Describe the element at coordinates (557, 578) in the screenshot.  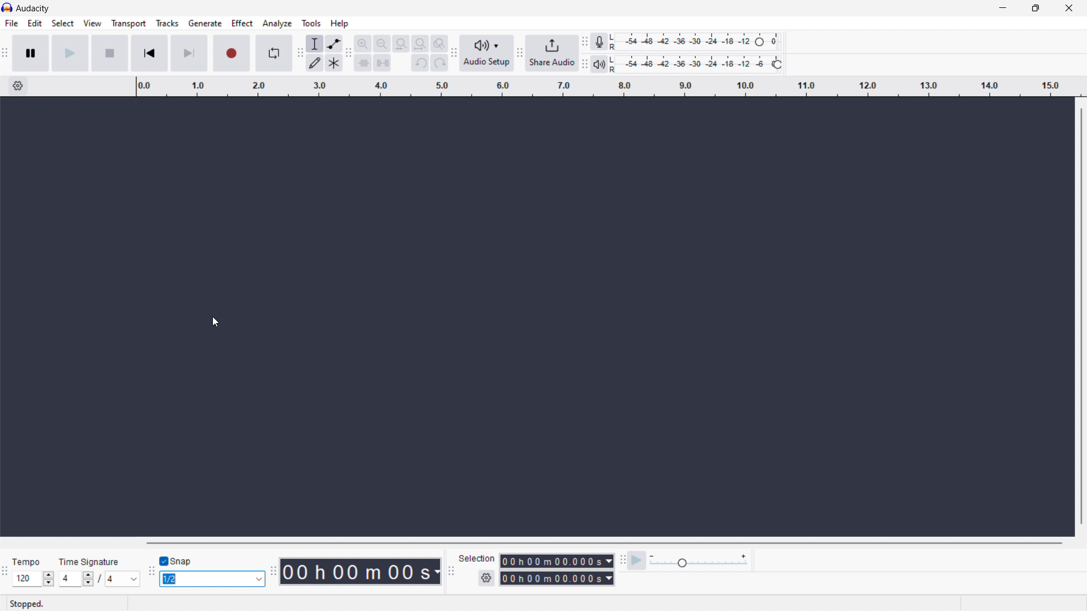
I see `selection end time` at that location.